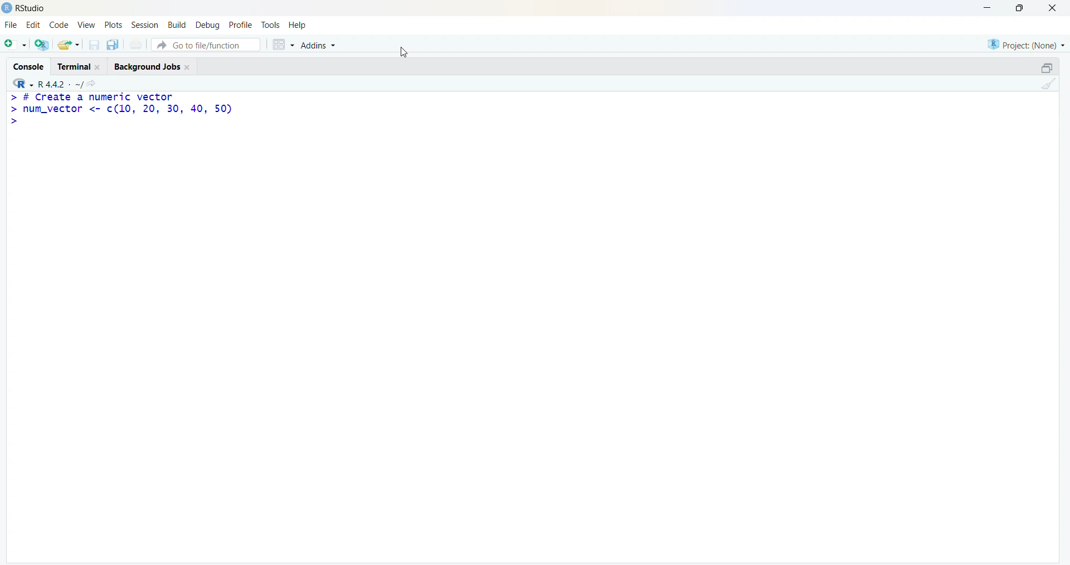  I want to click on console, so click(29, 67).